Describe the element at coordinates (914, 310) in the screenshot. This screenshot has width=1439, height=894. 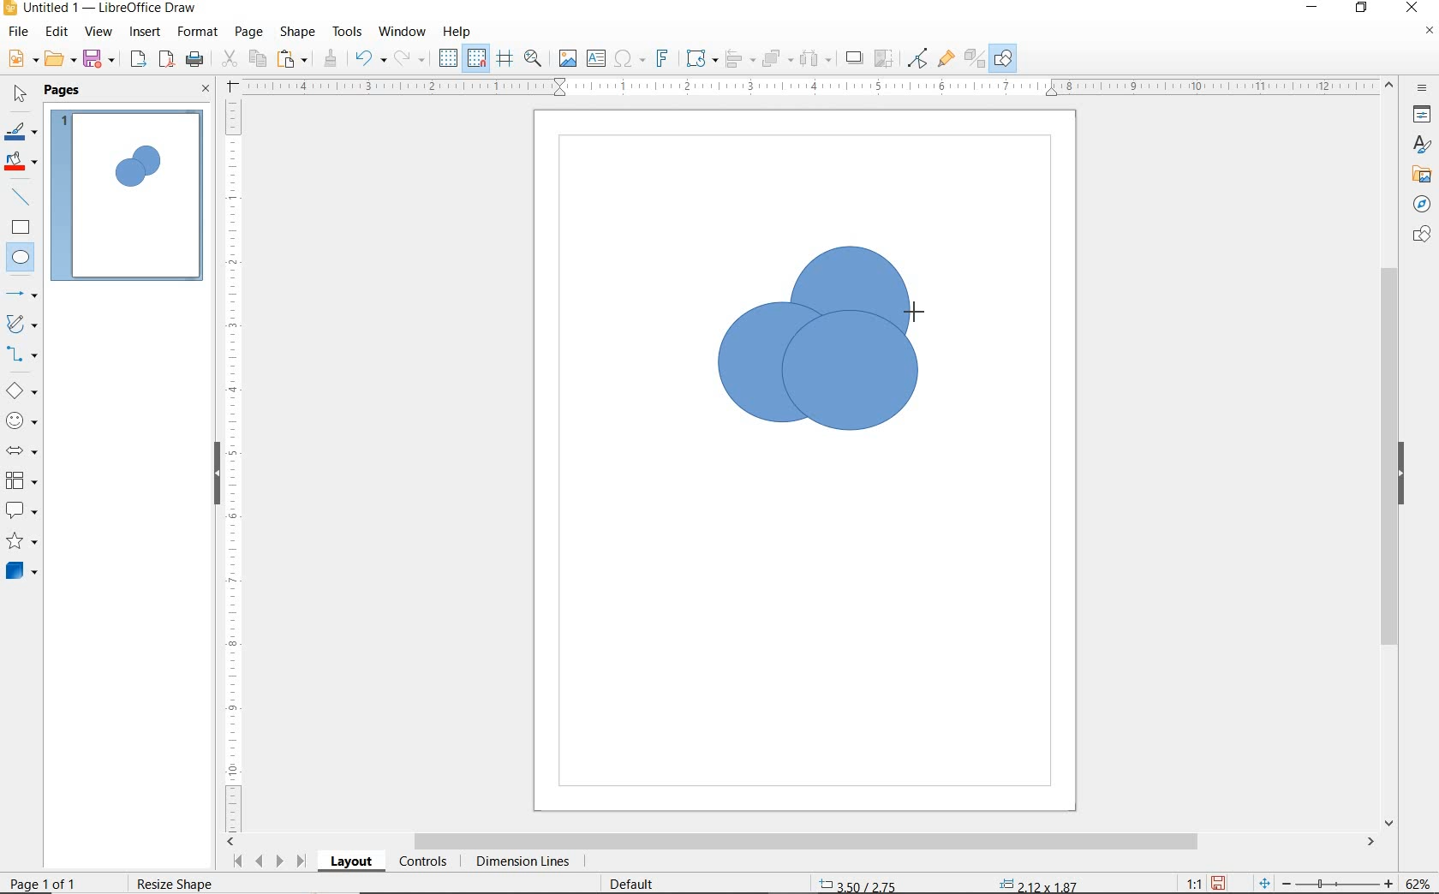
I see `ELLIPSE TOOL` at that location.